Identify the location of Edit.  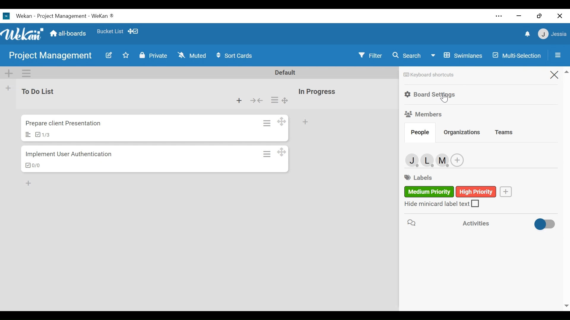
(108, 55).